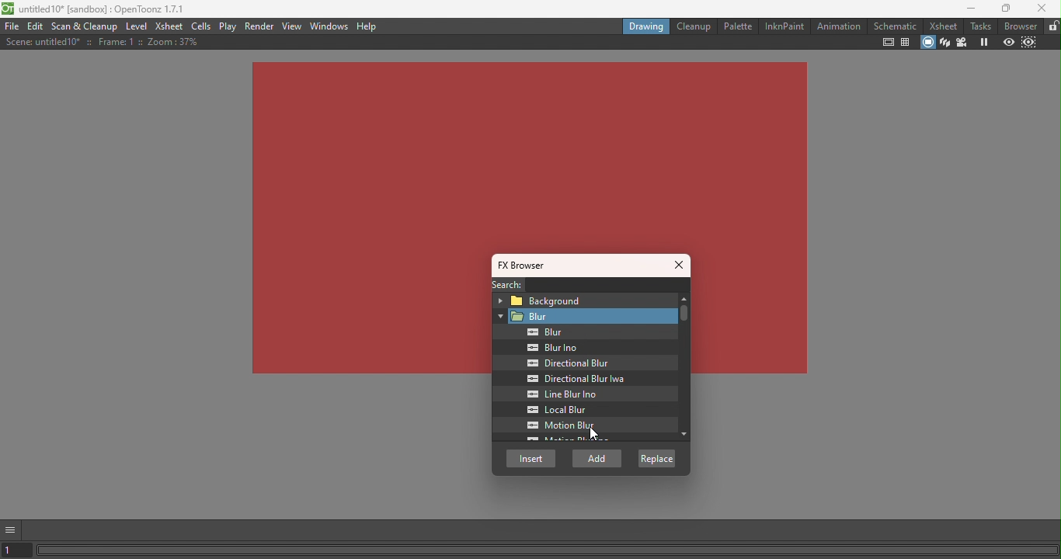 This screenshot has height=559, width=1061. I want to click on Search bar, so click(610, 285).